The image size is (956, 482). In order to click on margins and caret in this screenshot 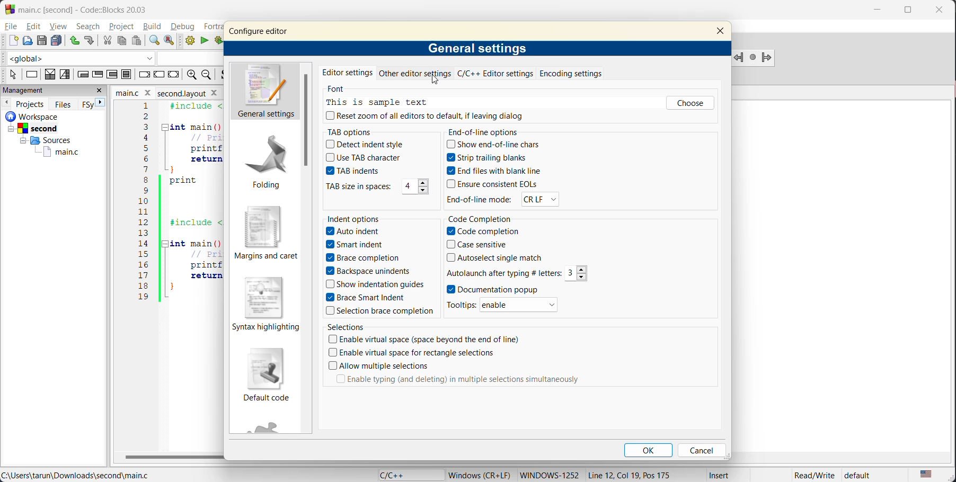, I will do `click(266, 232)`.